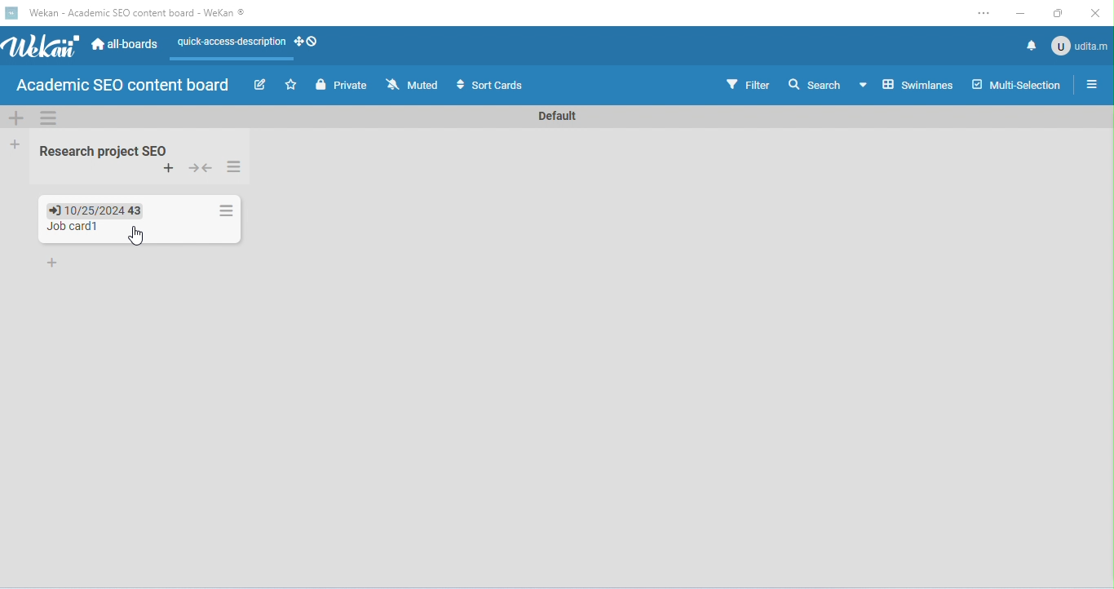 This screenshot has height=589, width=1114. Describe the element at coordinates (307, 42) in the screenshot. I see `how desktop drag handles` at that location.